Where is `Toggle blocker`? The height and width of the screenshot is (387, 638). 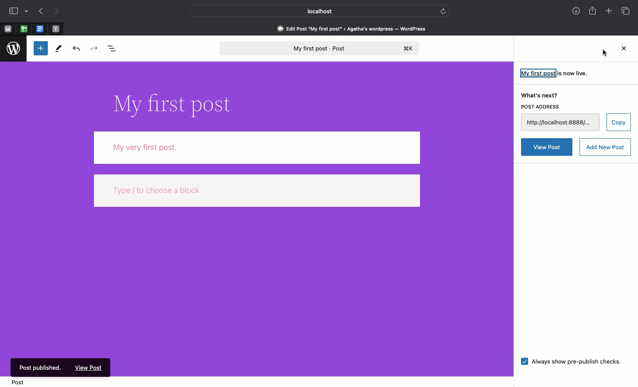 Toggle blocker is located at coordinates (41, 48).